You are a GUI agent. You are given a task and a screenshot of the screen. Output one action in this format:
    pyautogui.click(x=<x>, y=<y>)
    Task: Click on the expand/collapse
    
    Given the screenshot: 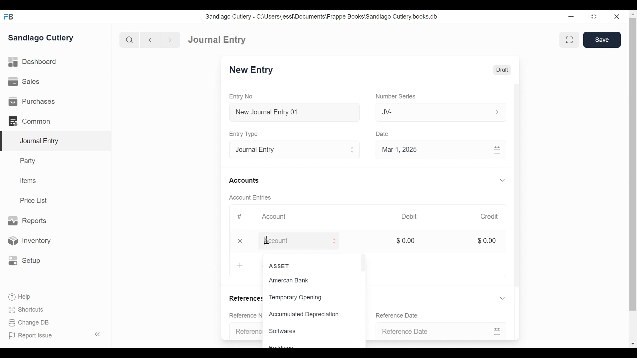 What is the action you would take?
    pyautogui.click(x=506, y=298)
    